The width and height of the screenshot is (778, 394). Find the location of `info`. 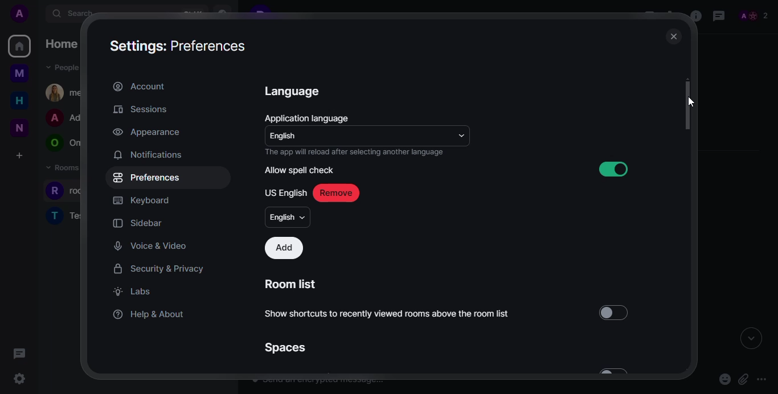

info is located at coordinates (694, 17).